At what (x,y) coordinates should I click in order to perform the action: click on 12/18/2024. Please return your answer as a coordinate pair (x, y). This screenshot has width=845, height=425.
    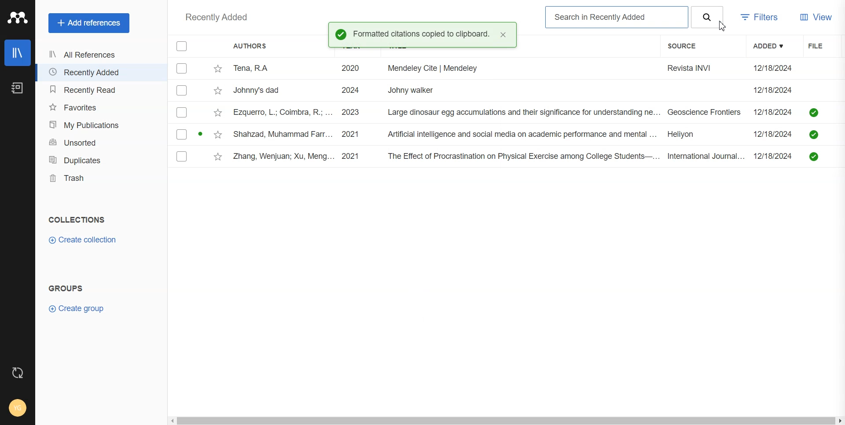
    Looking at the image, I should click on (775, 156).